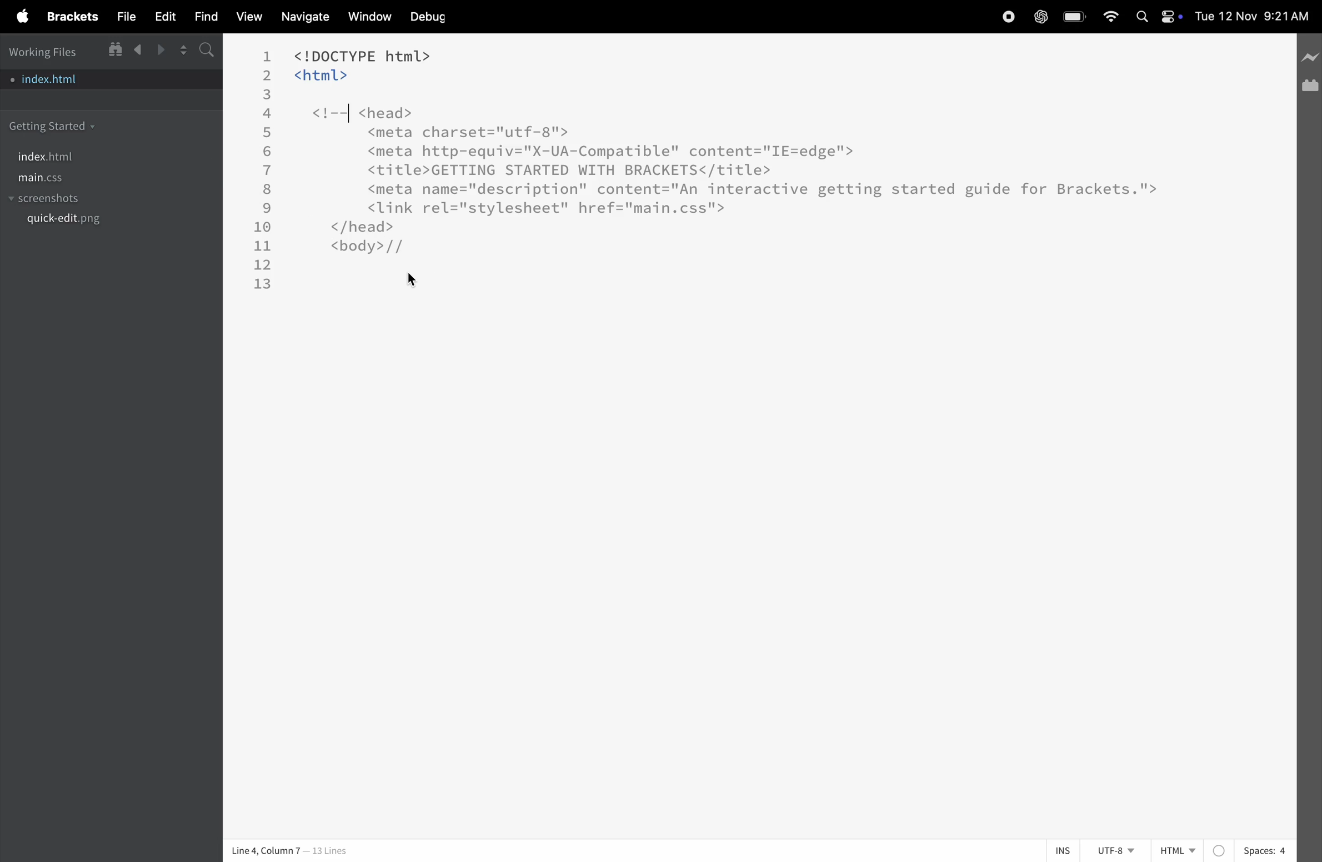 The height and width of the screenshot is (862, 1322). I want to click on forward, so click(159, 50).